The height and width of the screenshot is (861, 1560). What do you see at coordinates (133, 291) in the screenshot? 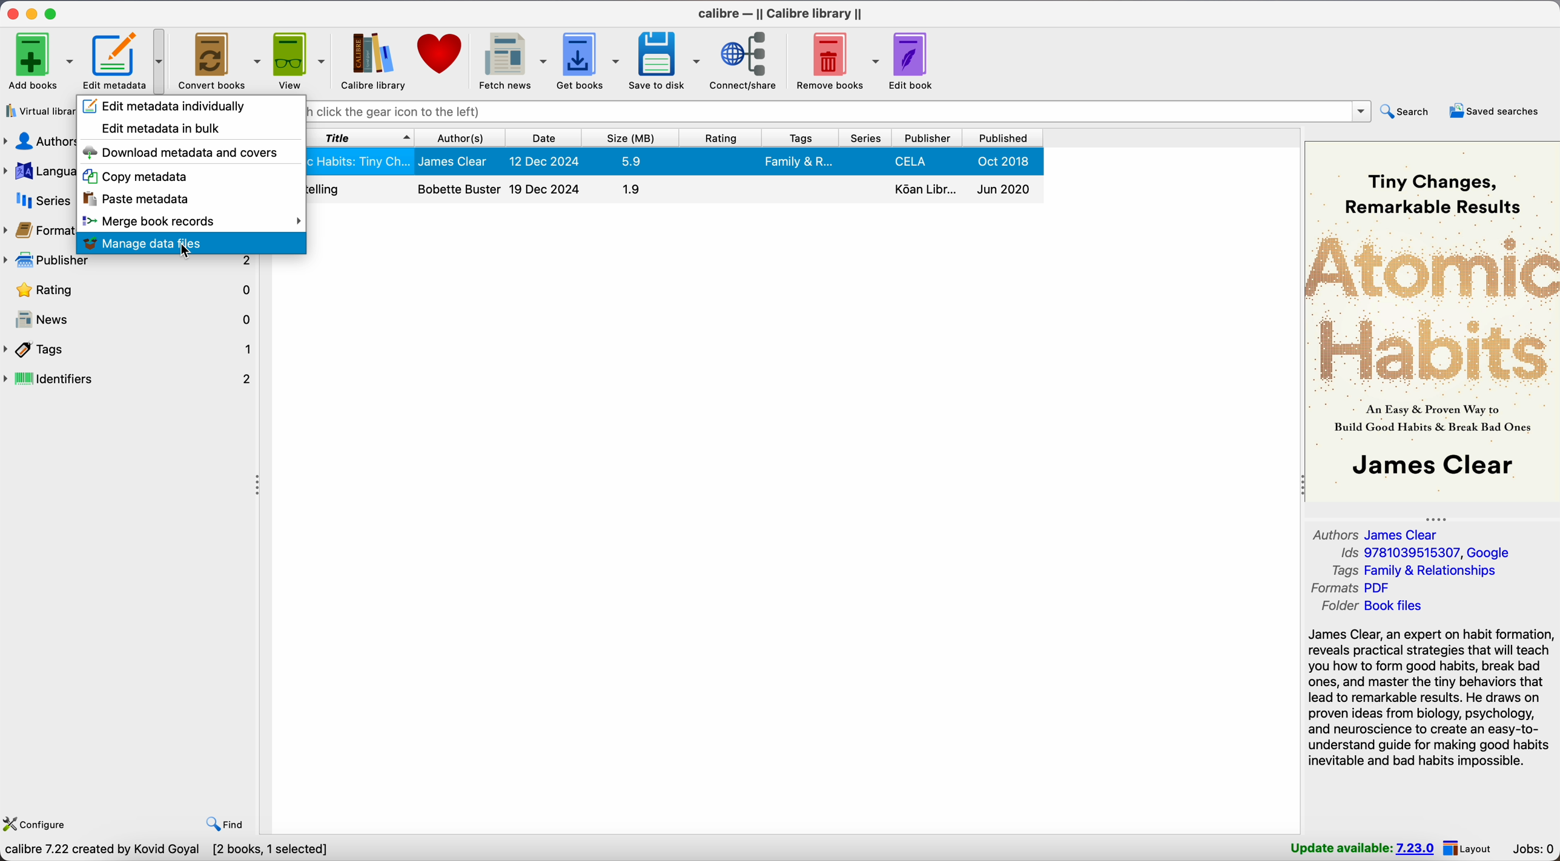
I see `rating` at bounding box center [133, 291].